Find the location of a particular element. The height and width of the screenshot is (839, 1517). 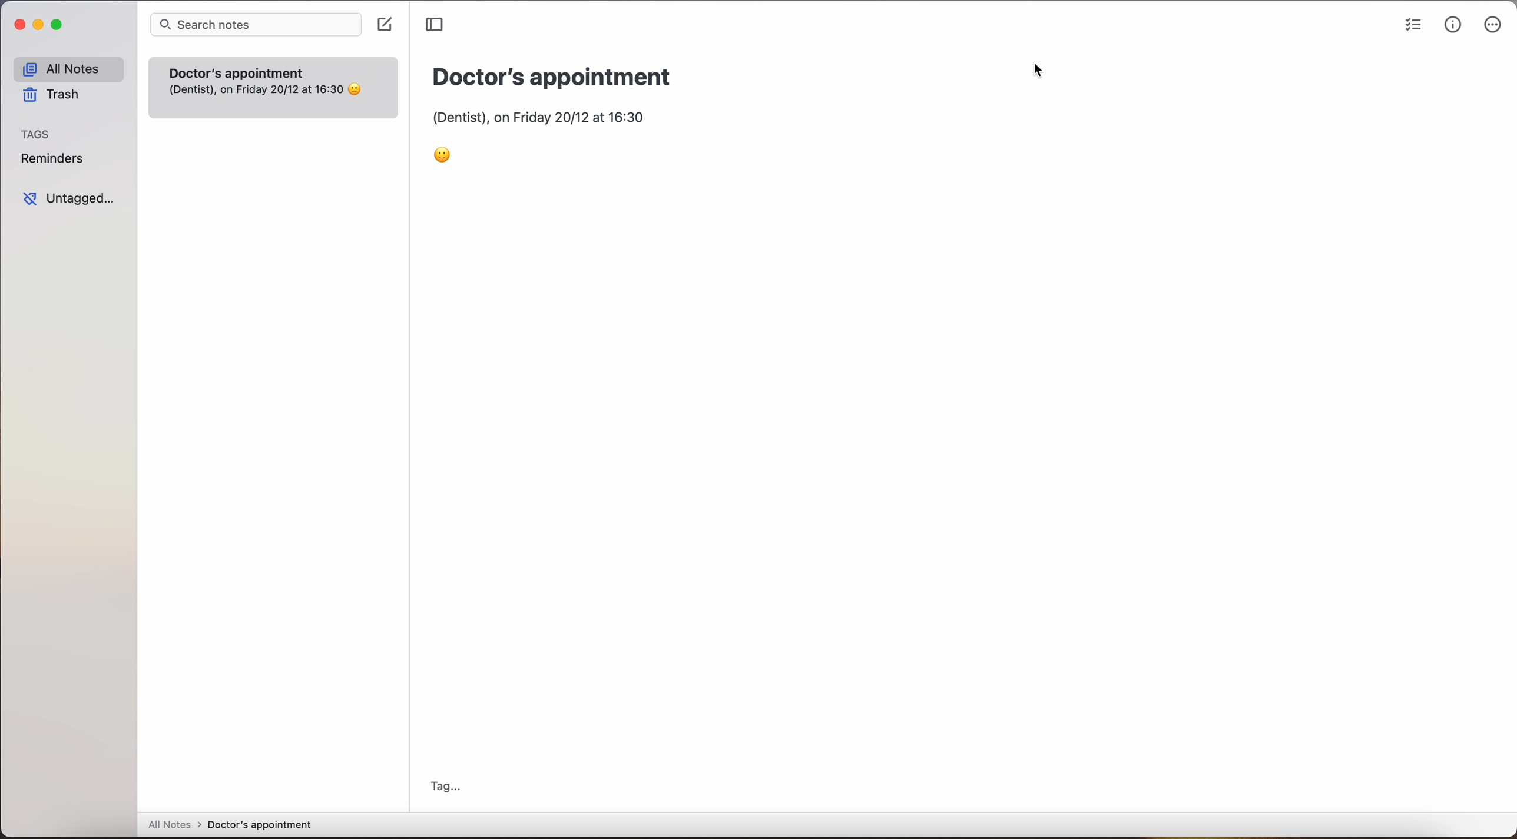

emoji smile is located at coordinates (448, 155).